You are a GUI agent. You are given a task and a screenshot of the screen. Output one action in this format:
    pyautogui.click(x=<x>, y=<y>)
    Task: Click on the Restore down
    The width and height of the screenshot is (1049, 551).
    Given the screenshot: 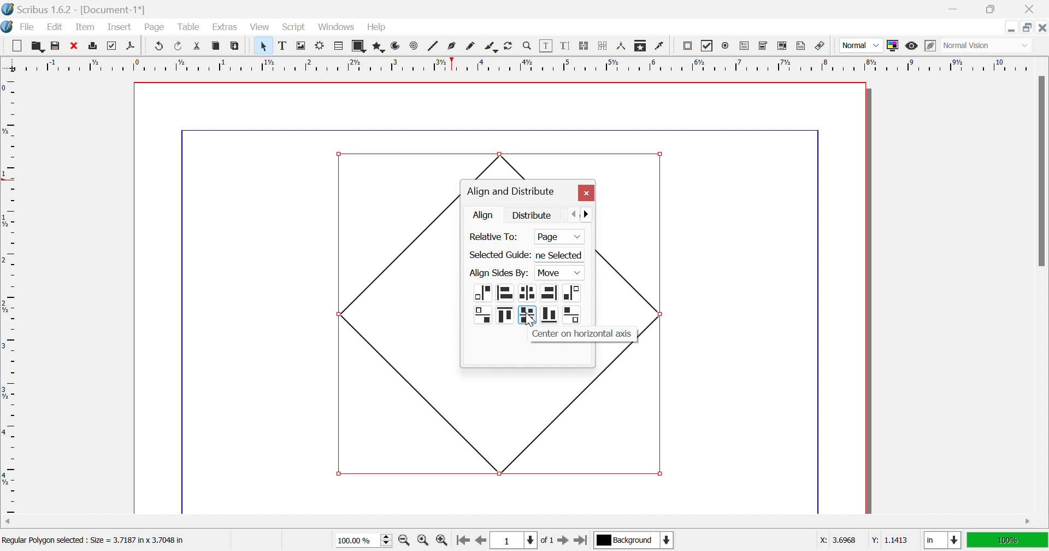 What is the action you would take?
    pyautogui.click(x=989, y=9)
    